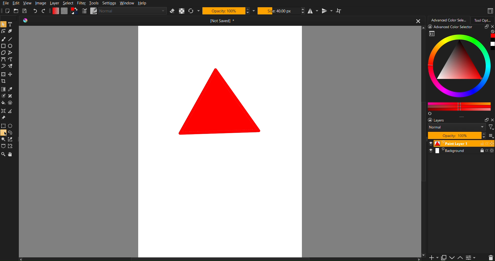 The image size is (495, 261). What do you see at coordinates (443, 257) in the screenshot?
I see `Paste` at bounding box center [443, 257].